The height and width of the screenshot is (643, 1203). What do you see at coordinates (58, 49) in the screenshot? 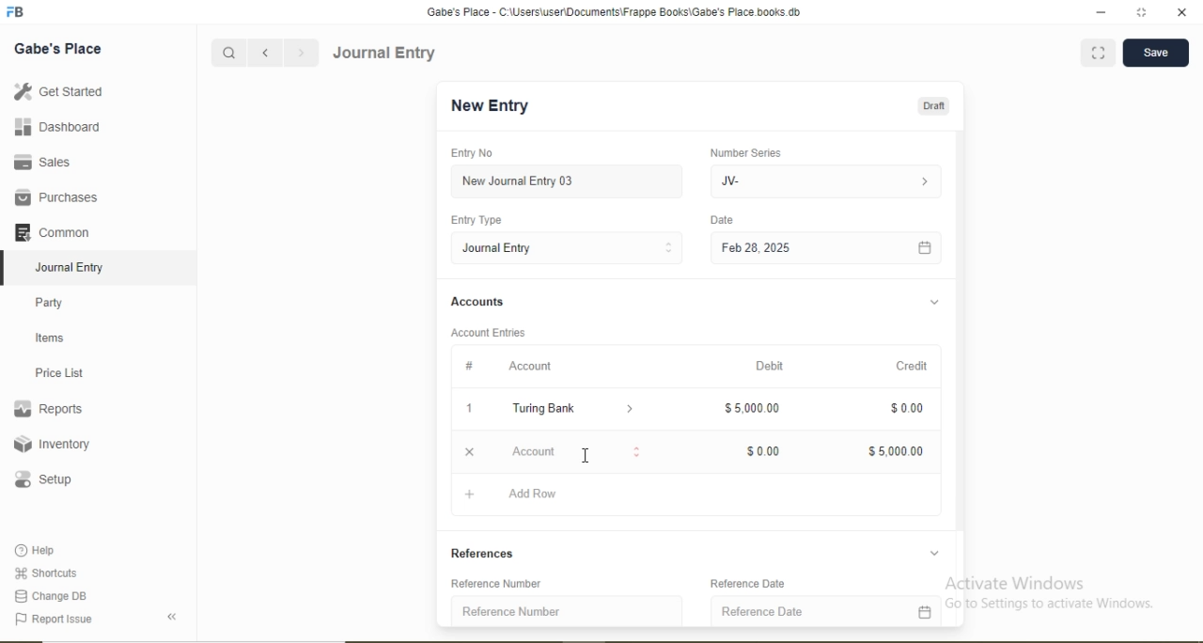
I see `Gabe's Place` at bounding box center [58, 49].